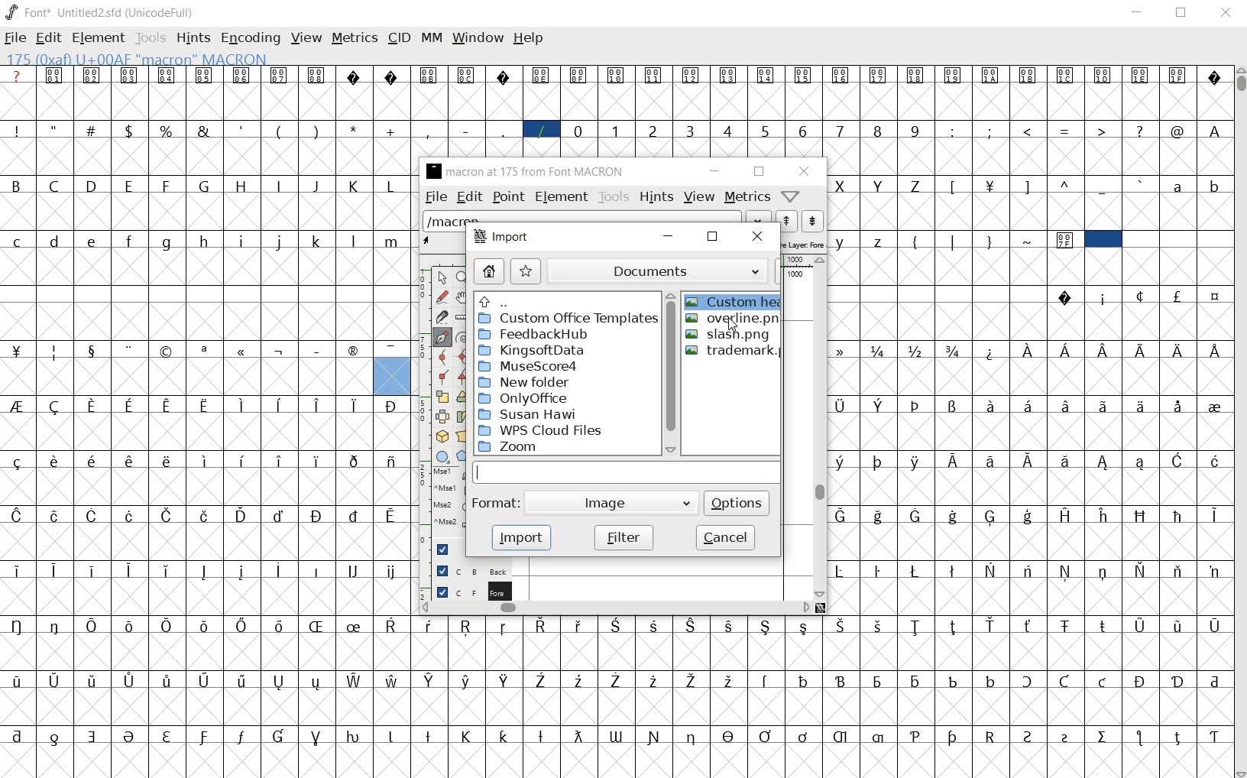 The image size is (1247, 778). What do you see at coordinates (1064, 460) in the screenshot?
I see `Symbol` at bounding box center [1064, 460].